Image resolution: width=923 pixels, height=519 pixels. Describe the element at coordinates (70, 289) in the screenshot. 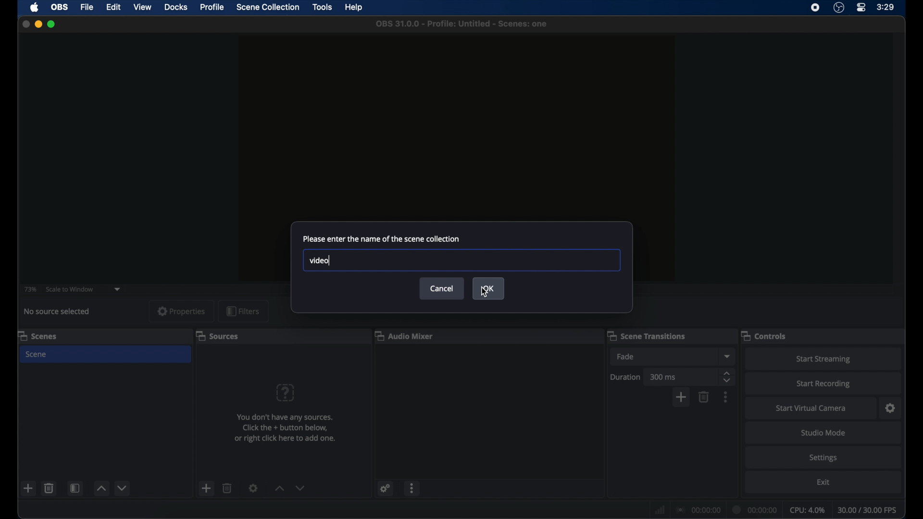

I see `scale to window` at that location.